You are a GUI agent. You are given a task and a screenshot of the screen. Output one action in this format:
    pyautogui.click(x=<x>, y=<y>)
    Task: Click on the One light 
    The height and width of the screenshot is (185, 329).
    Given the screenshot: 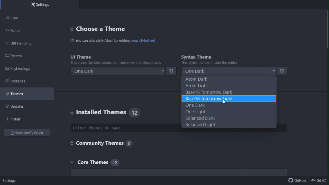 What is the action you would take?
    pyautogui.click(x=229, y=113)
    